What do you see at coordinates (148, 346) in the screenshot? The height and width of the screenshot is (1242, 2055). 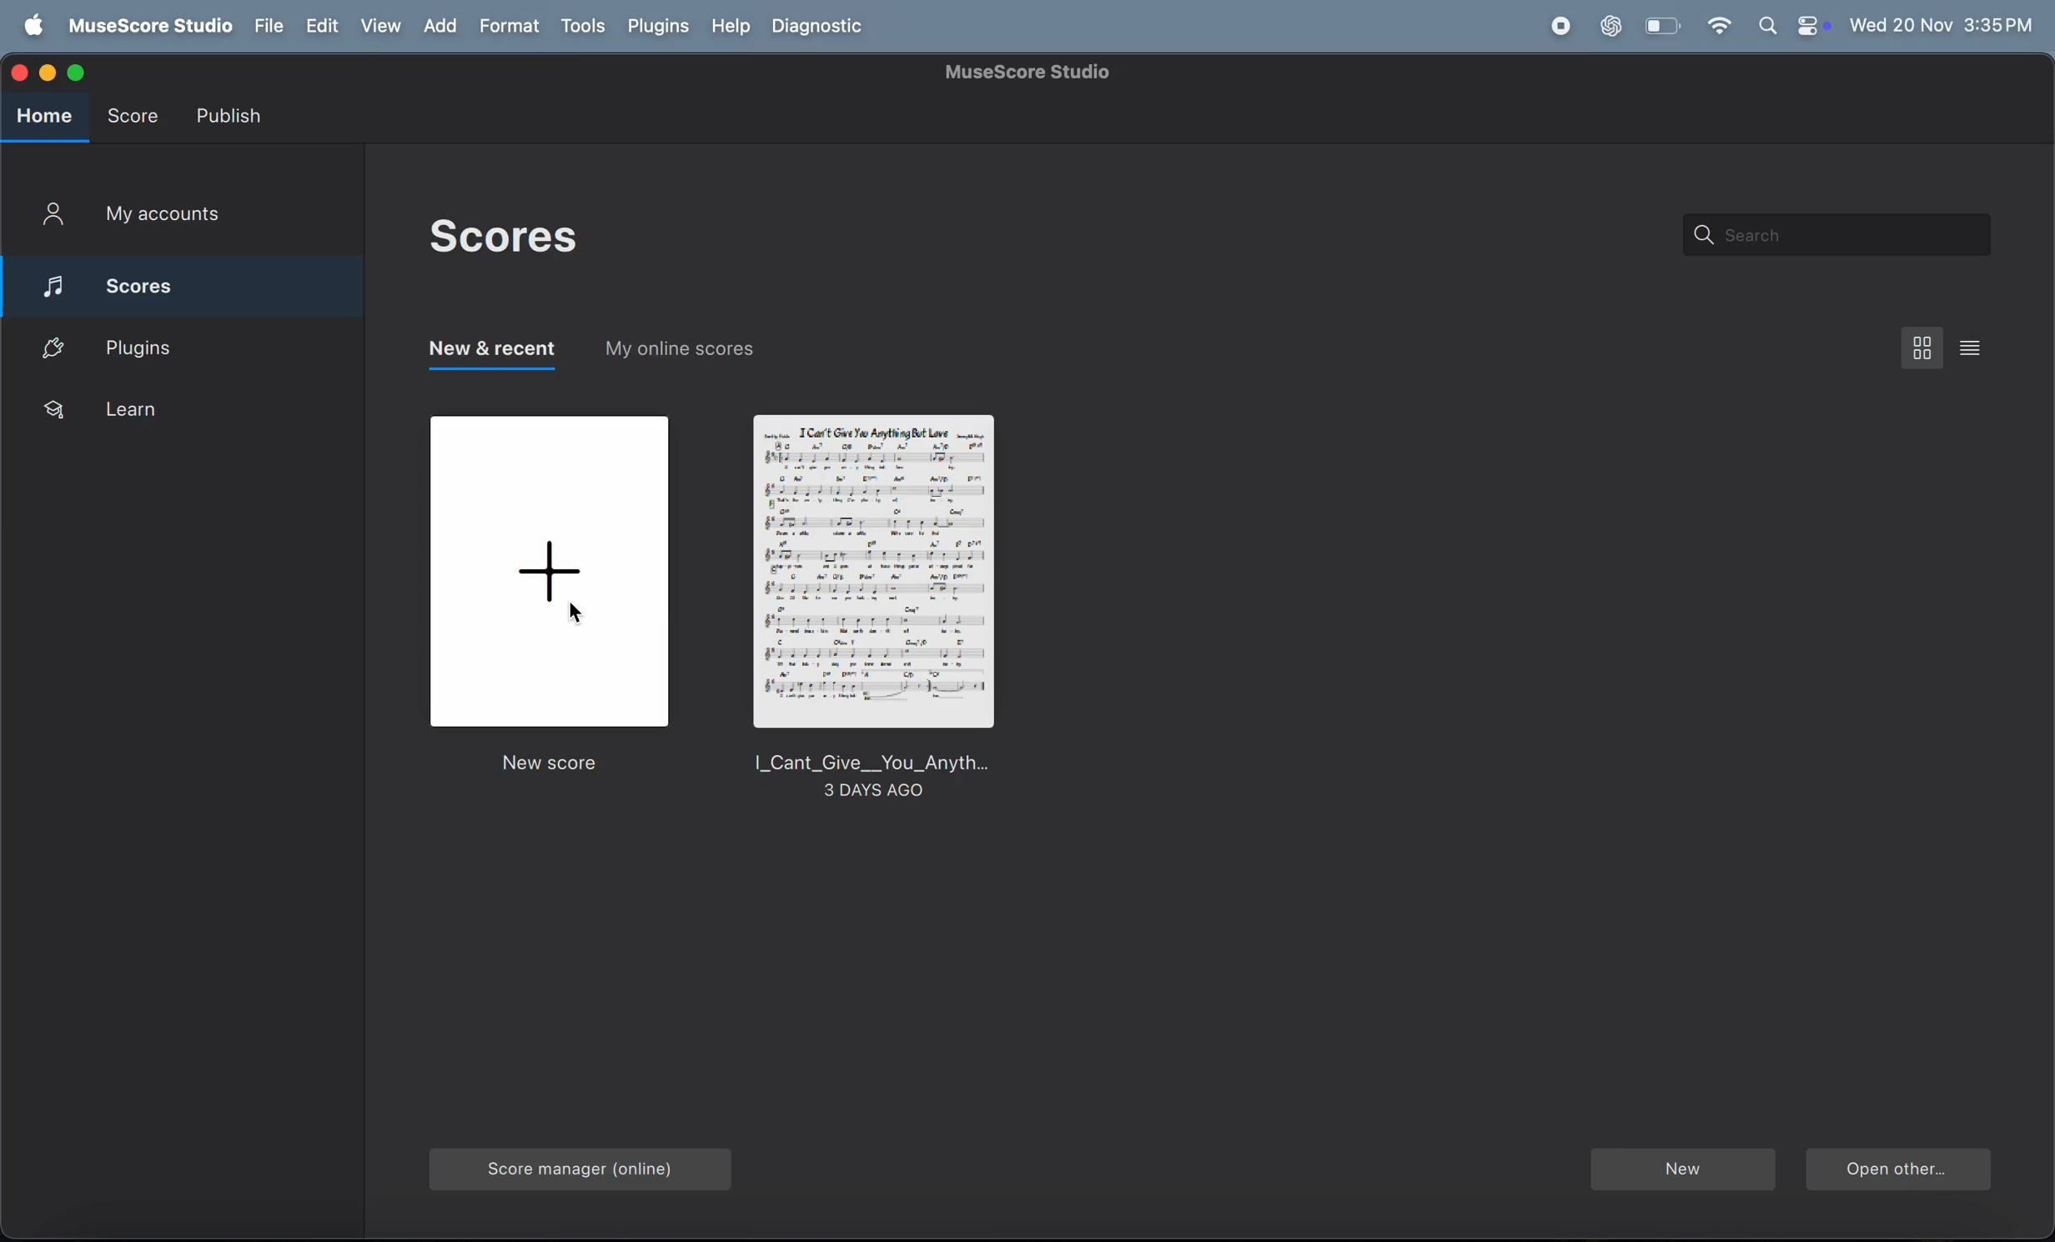 I see `plugins` at bounding box center [148, 346].